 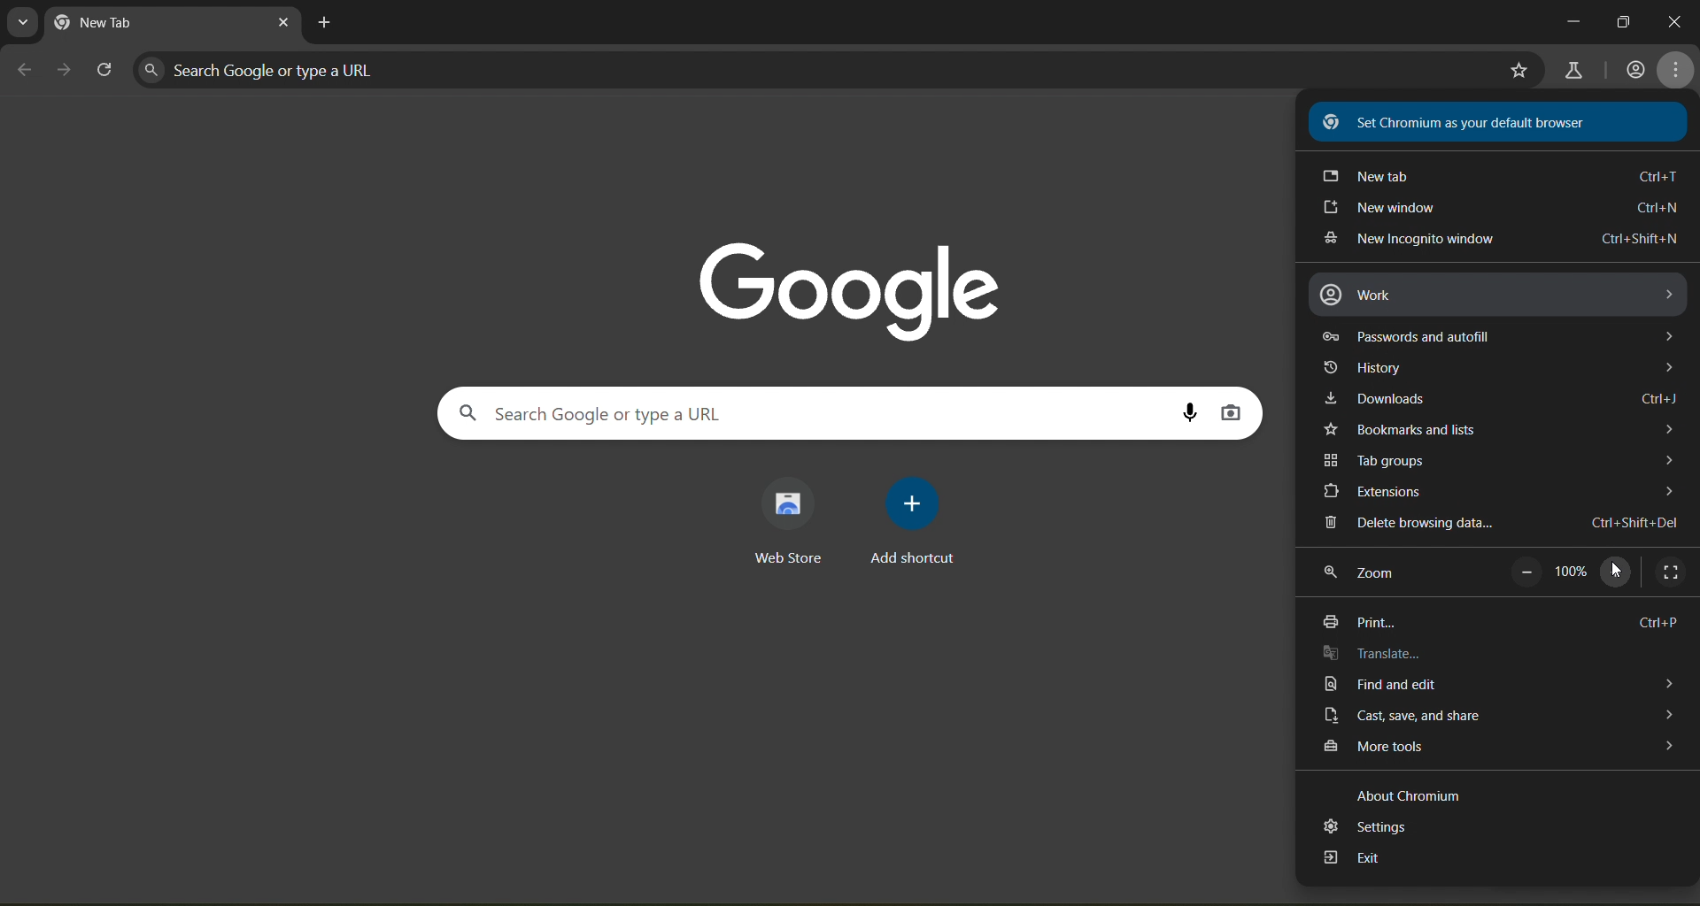 I want to click on close, so click(x=1676, y=25).